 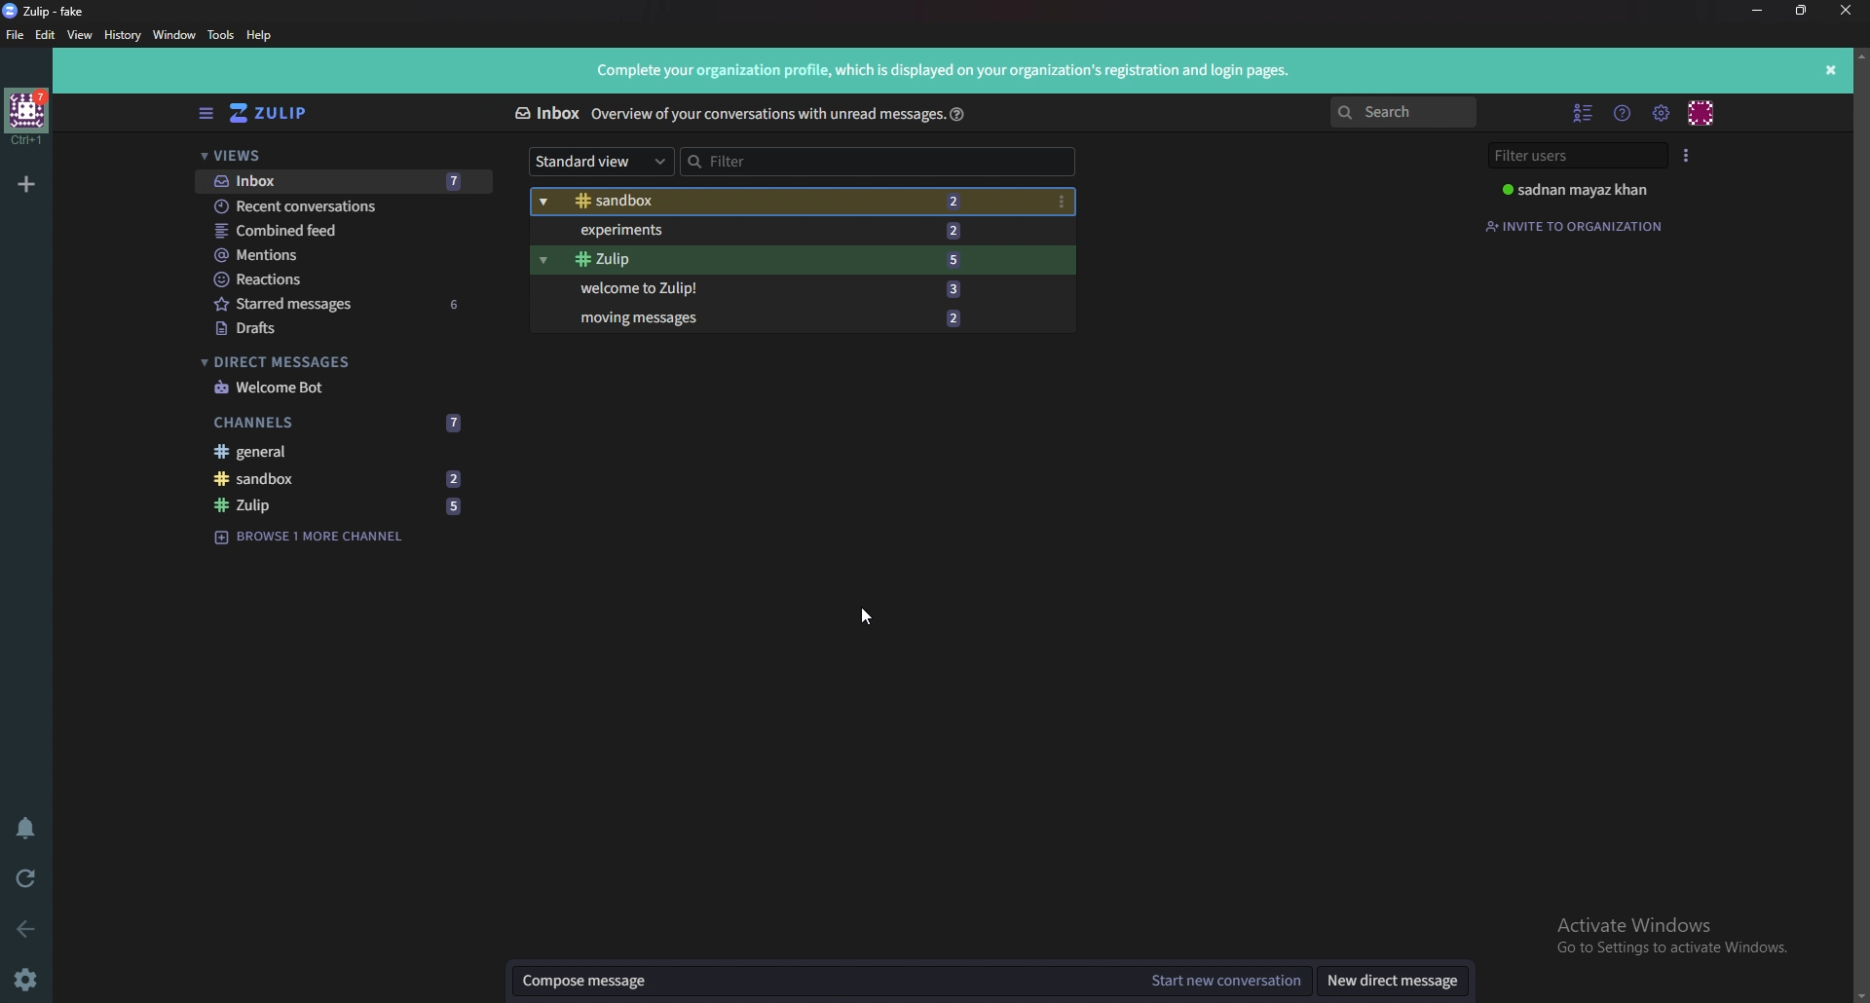 What do you see at coordinates (1228, 977) in the screenshot?
I see `Start new conversation` at bounding box center [1228, 977].